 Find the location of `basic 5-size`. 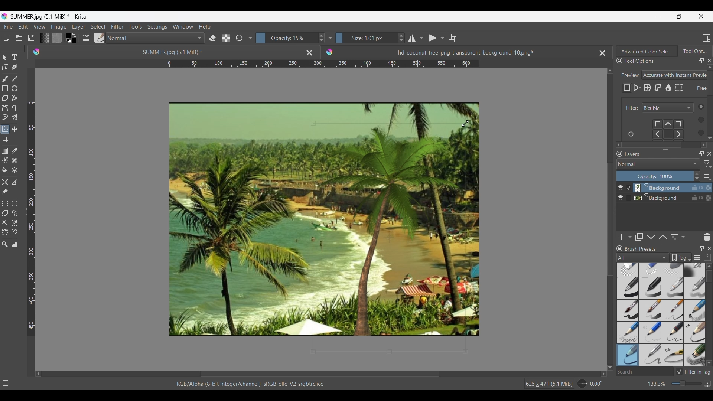

basic 5-size is located at coordinates (628, 310).